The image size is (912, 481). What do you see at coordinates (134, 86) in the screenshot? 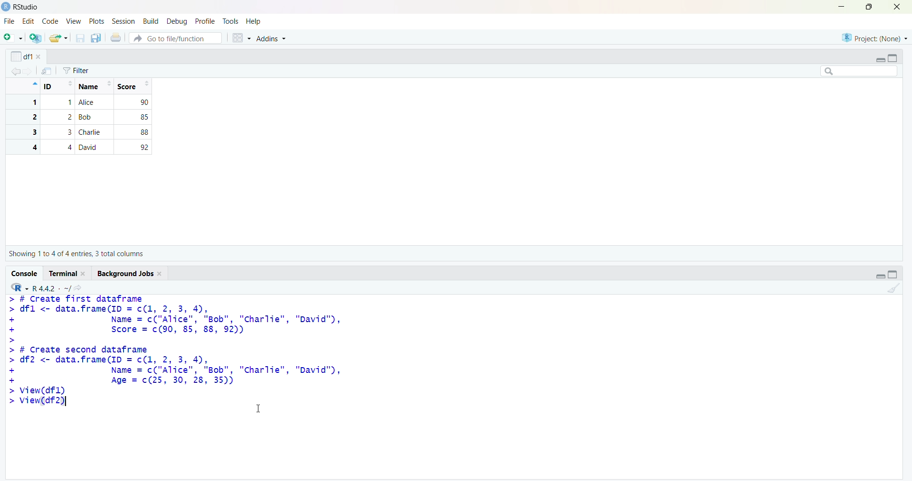
I see `Score` at bounding box center [134, 86].